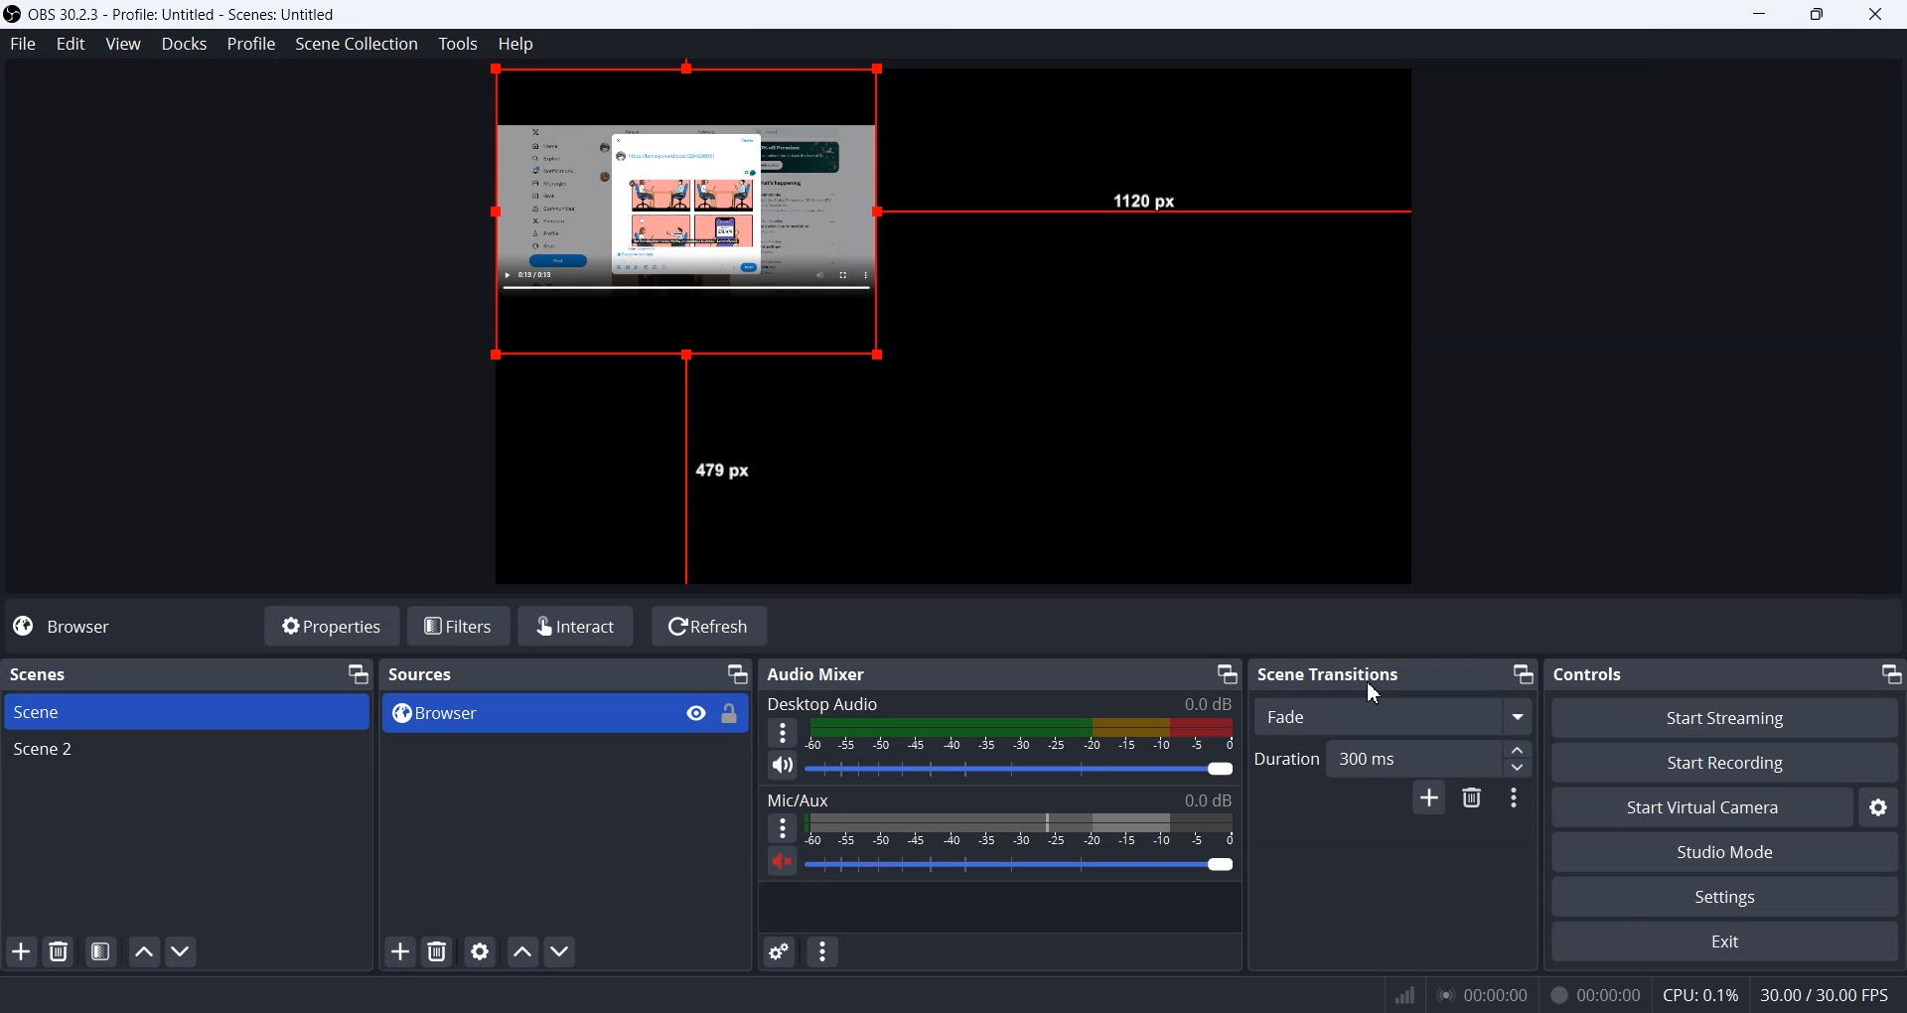 The image size is (1907, 1013). I want to click on Remove selected sources, so click(437, 951).